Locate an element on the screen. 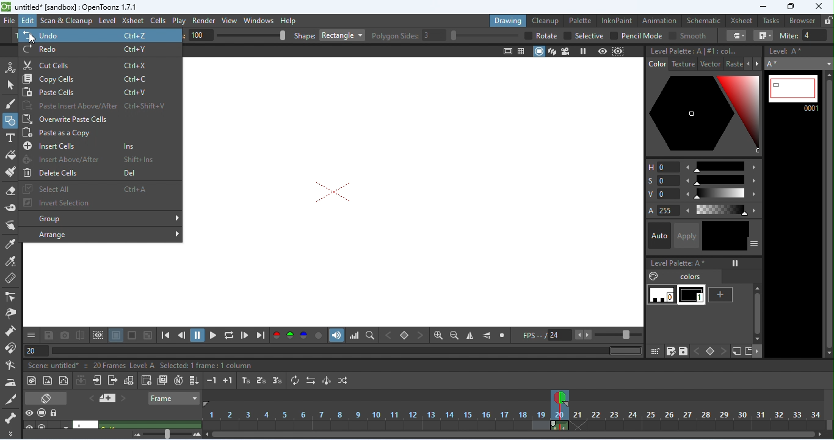  smooth is located at coordinates (686, 36).